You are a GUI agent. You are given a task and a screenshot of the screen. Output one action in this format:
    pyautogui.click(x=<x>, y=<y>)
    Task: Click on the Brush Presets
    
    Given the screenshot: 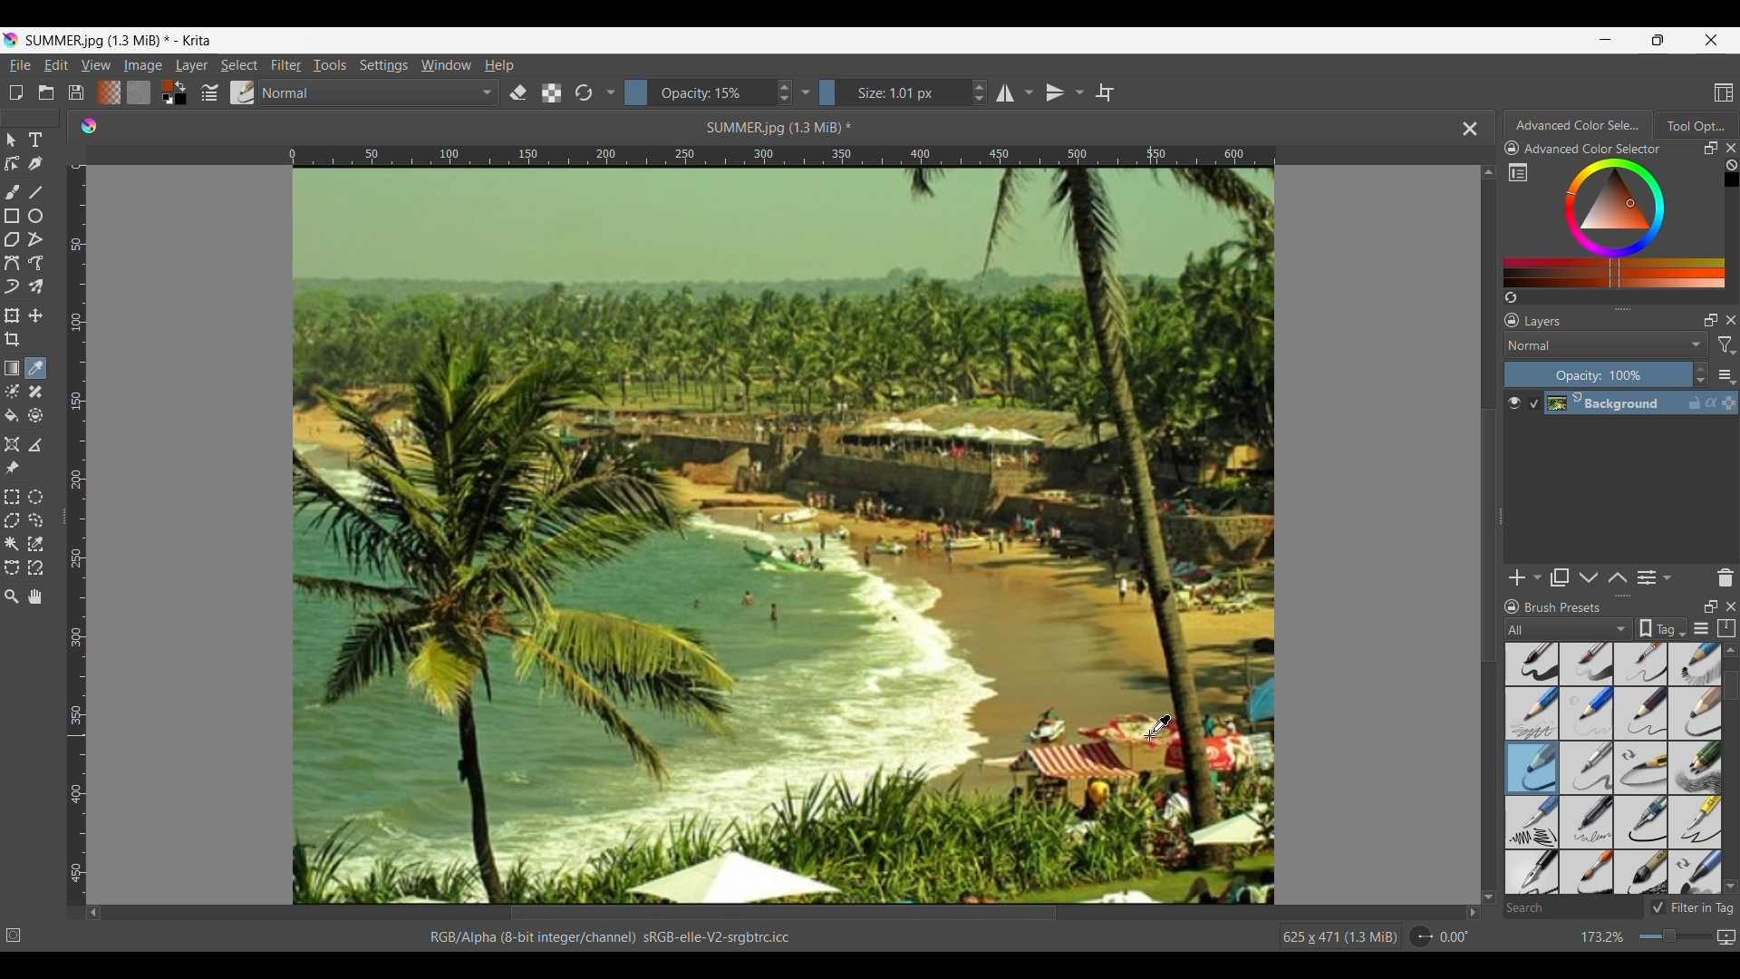 What is the action you would take?
    pyautogui.click(x=1563, y=607)
    